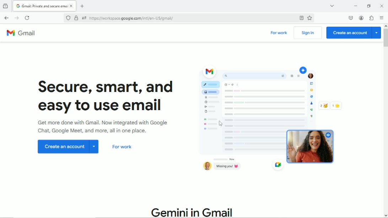 This screenshot has height=218, width=388. Describe the element at coordinates (69, 147) in the screenshot. I see `Craete an account` at that location.